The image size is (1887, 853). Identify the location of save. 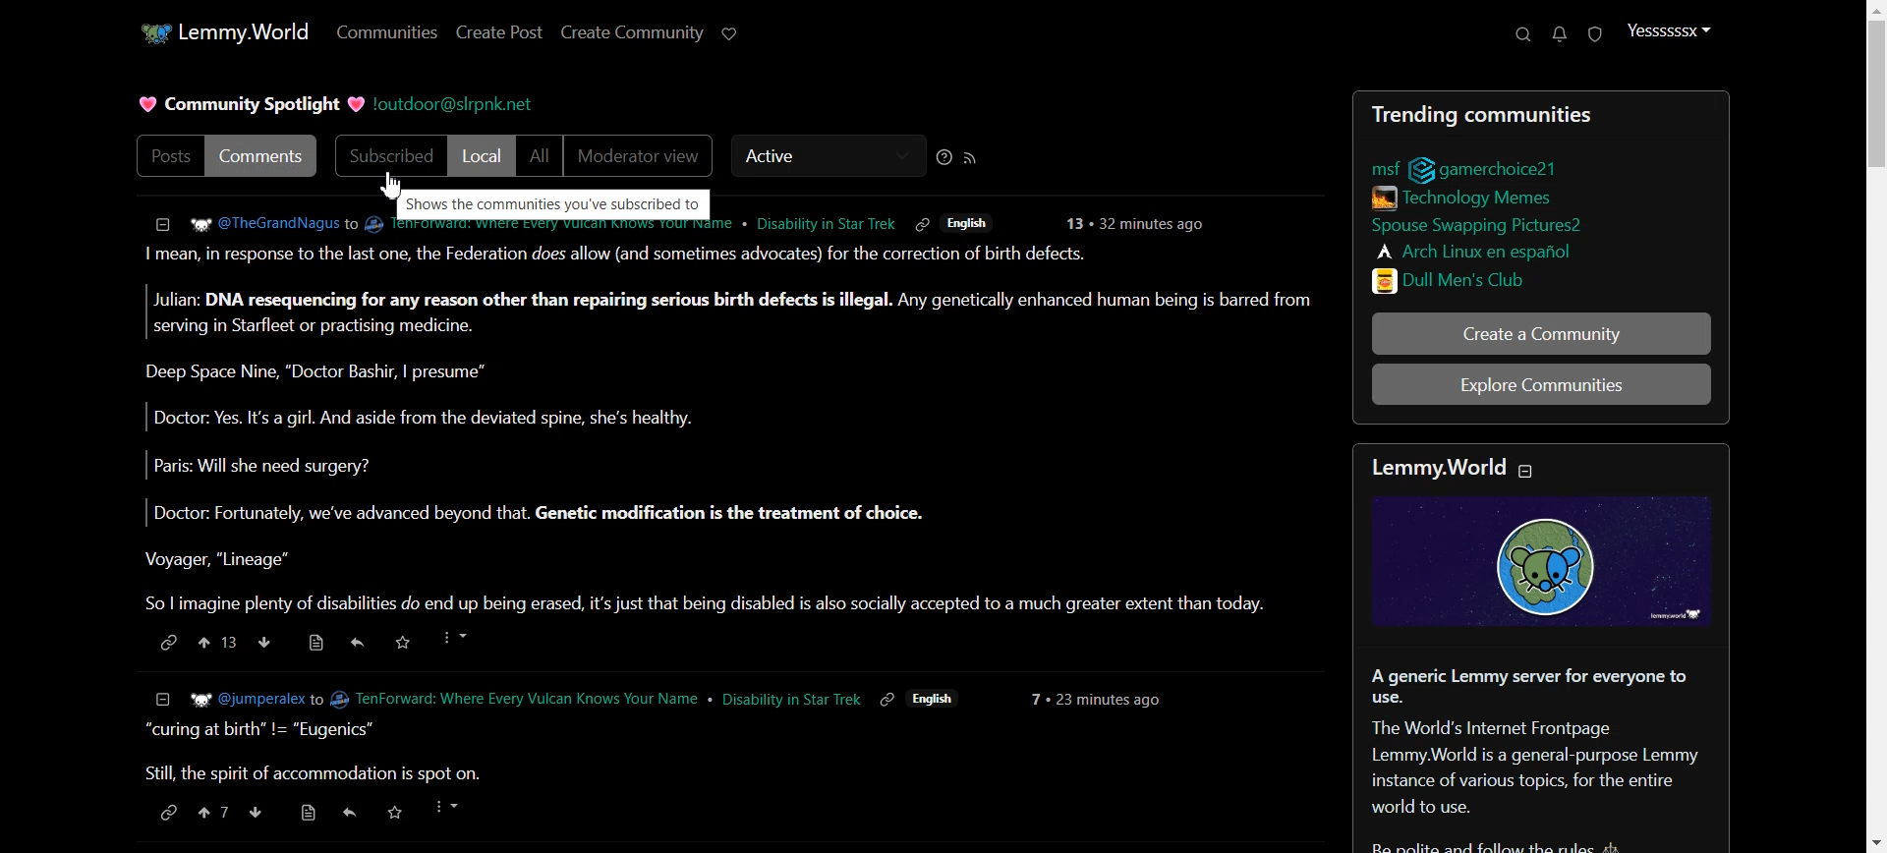
(408, 641).